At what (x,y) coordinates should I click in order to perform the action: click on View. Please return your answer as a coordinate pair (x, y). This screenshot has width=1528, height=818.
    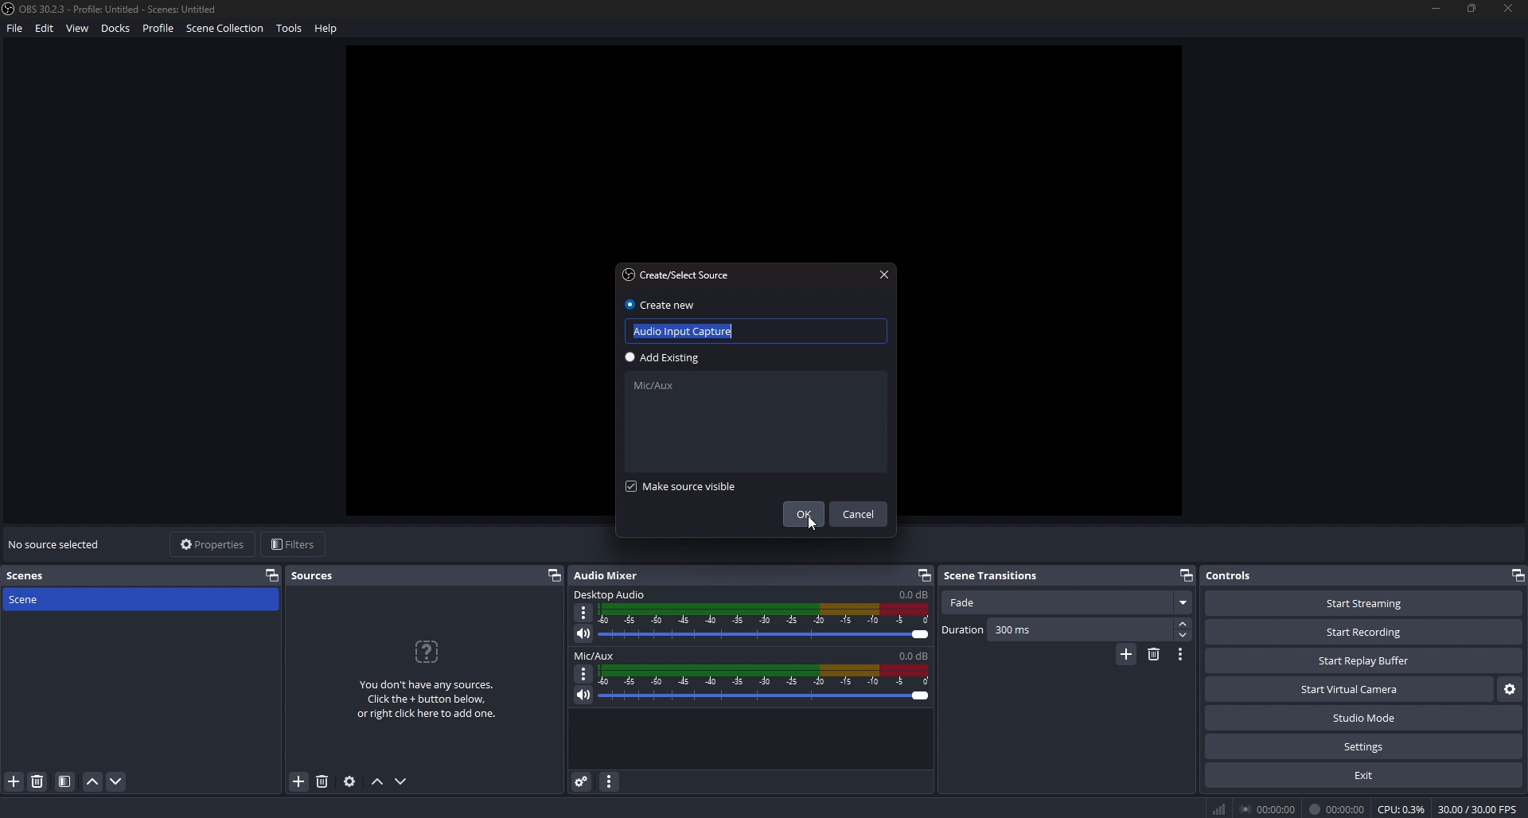
    Looking at the image, I should click on (79, 29).